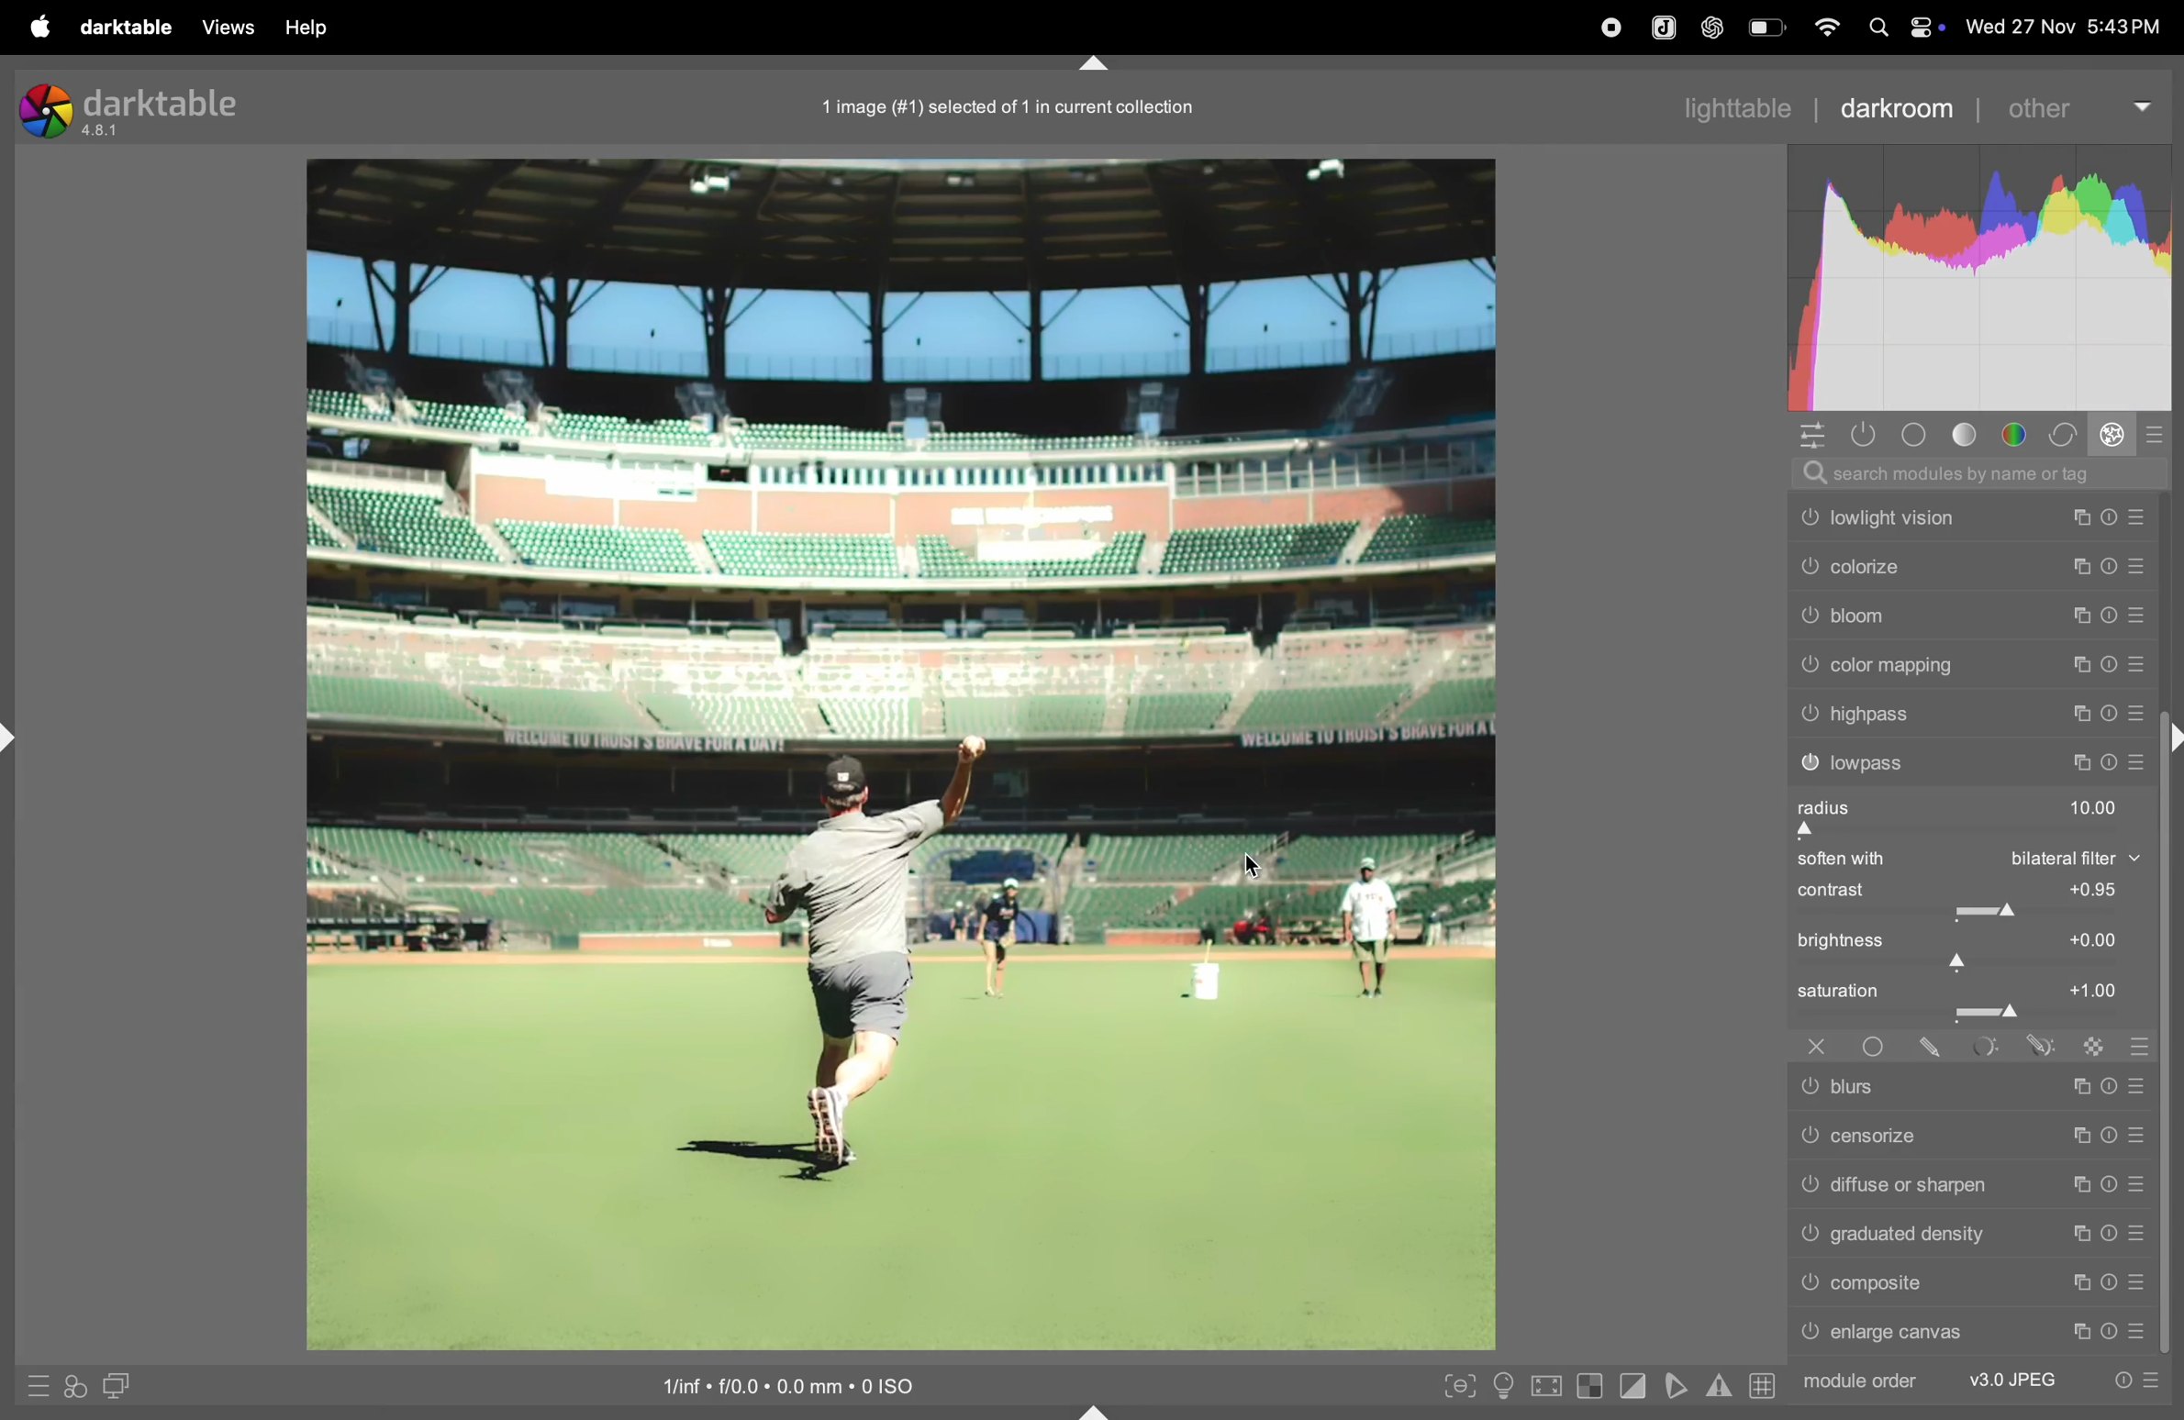 The height and width of the screenshot is (1420, 2184). I want to click on date and time, so click(2063, 22).